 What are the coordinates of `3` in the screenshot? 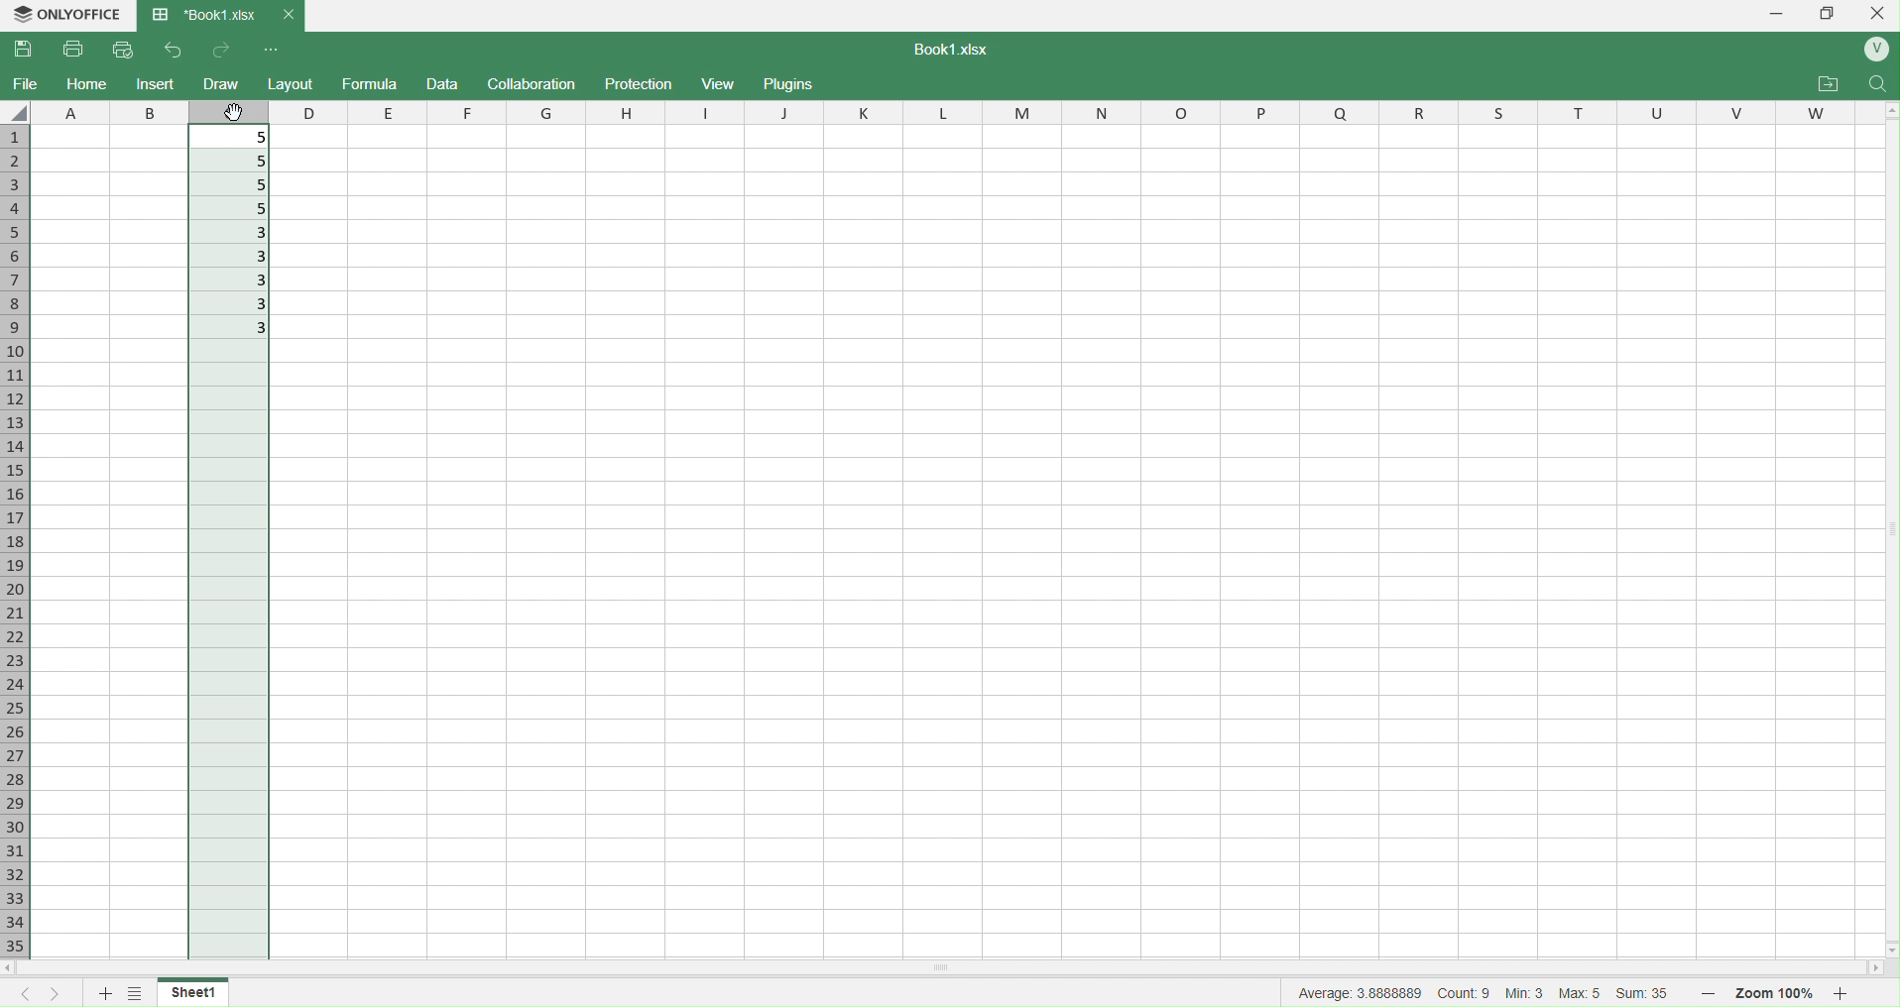 It's located at (234, 233).